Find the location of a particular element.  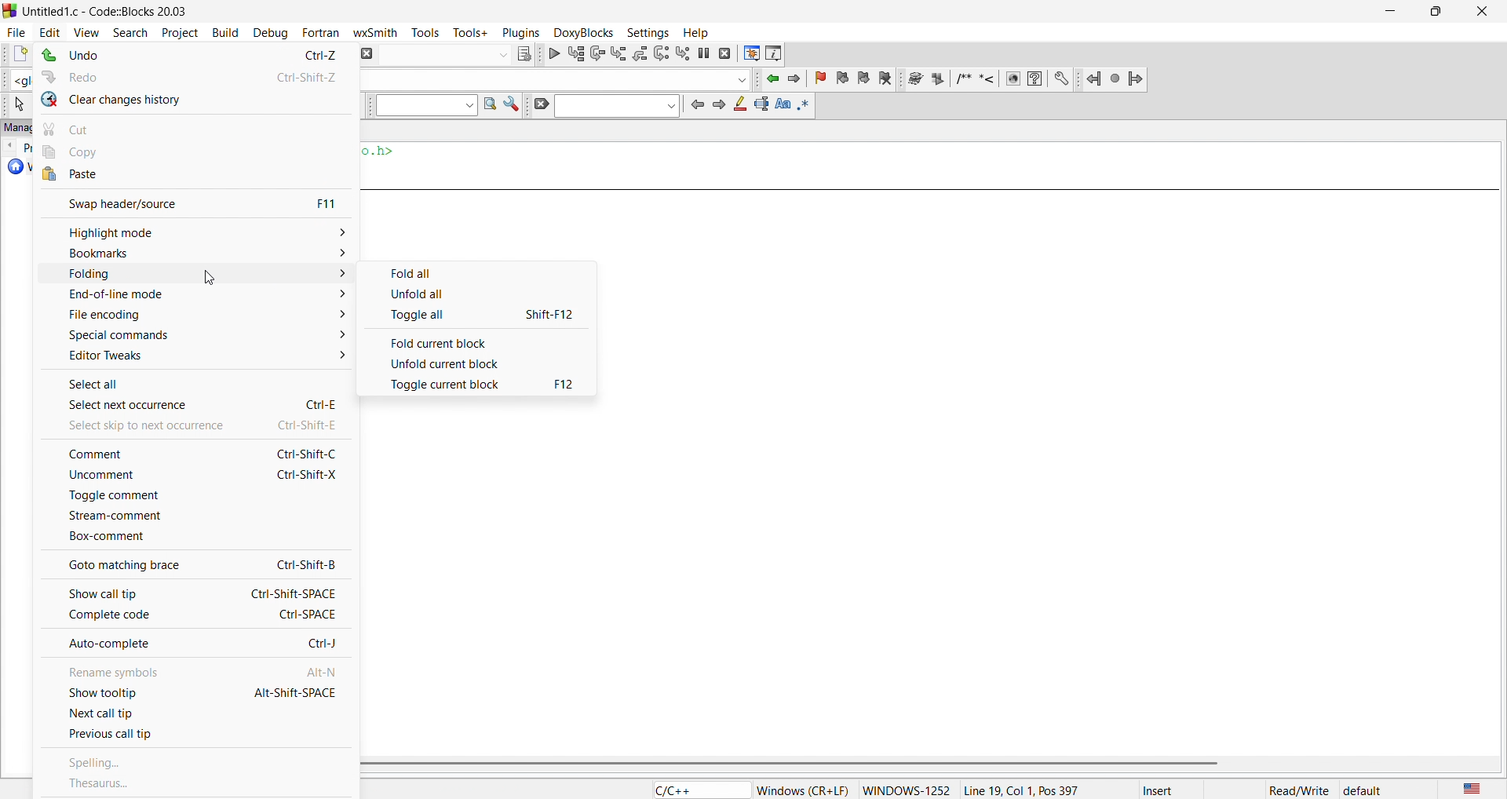

insert comment box is located at coordinates (962, 78).